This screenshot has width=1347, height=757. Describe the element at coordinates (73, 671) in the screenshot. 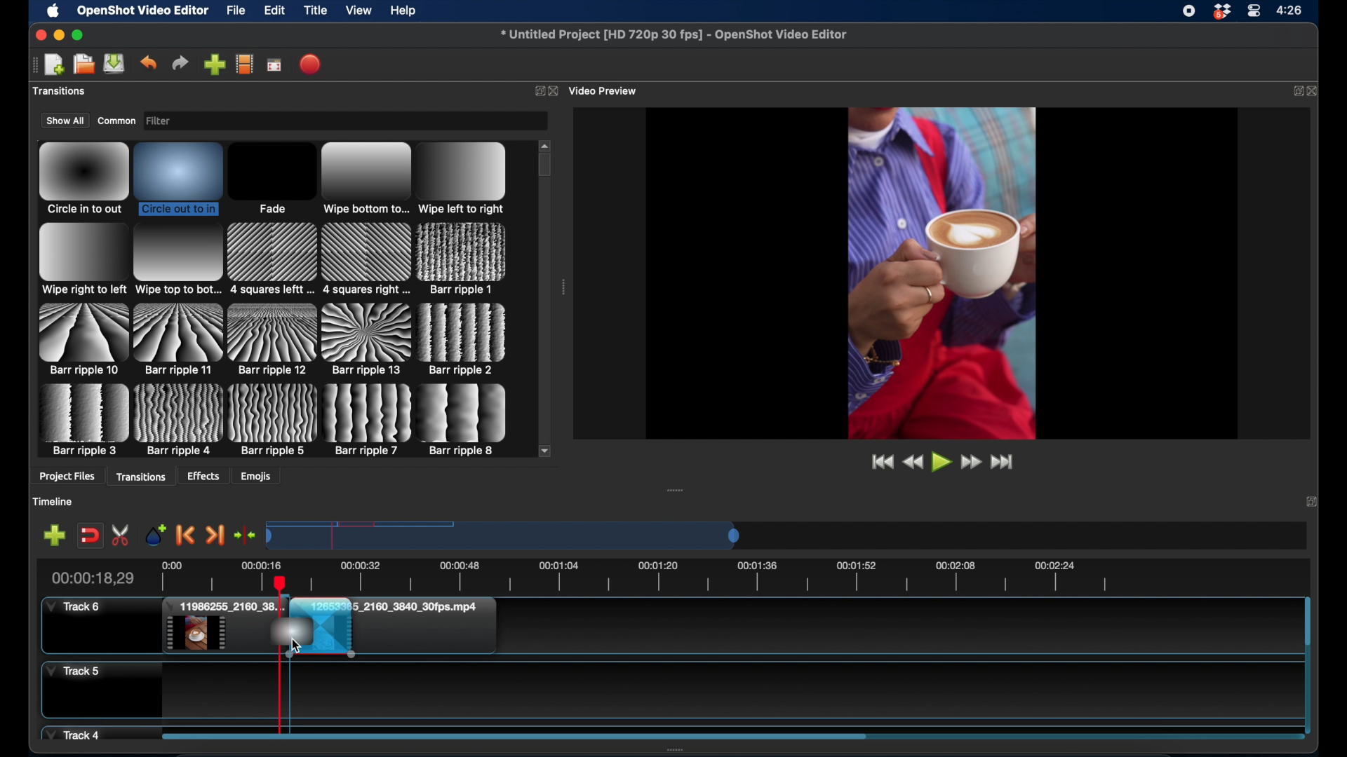

I see `track 5` at that location.